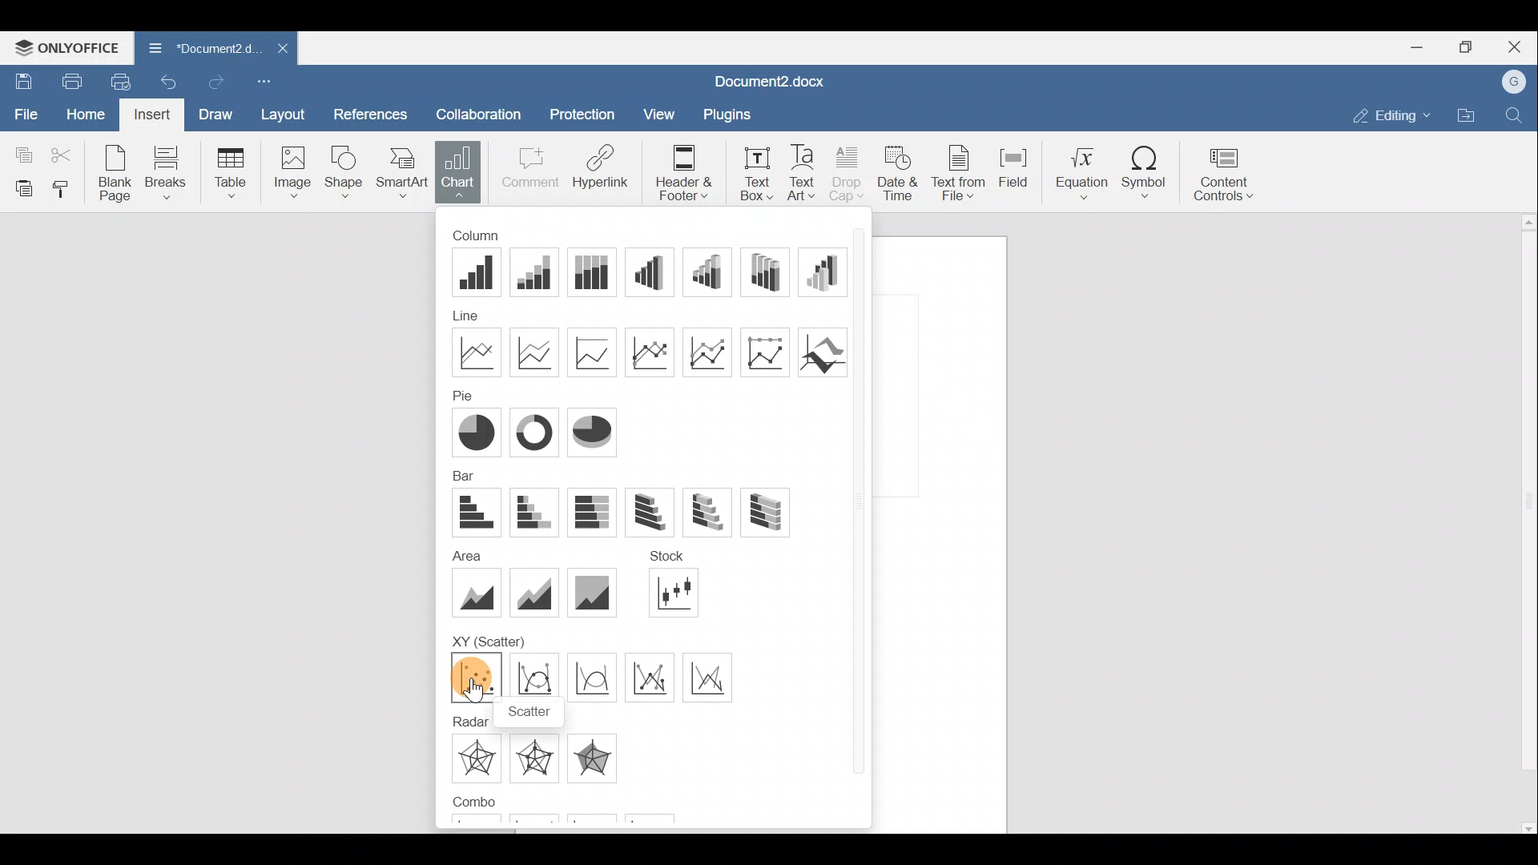  I want to click on Stacked bar, so click(537, 513).